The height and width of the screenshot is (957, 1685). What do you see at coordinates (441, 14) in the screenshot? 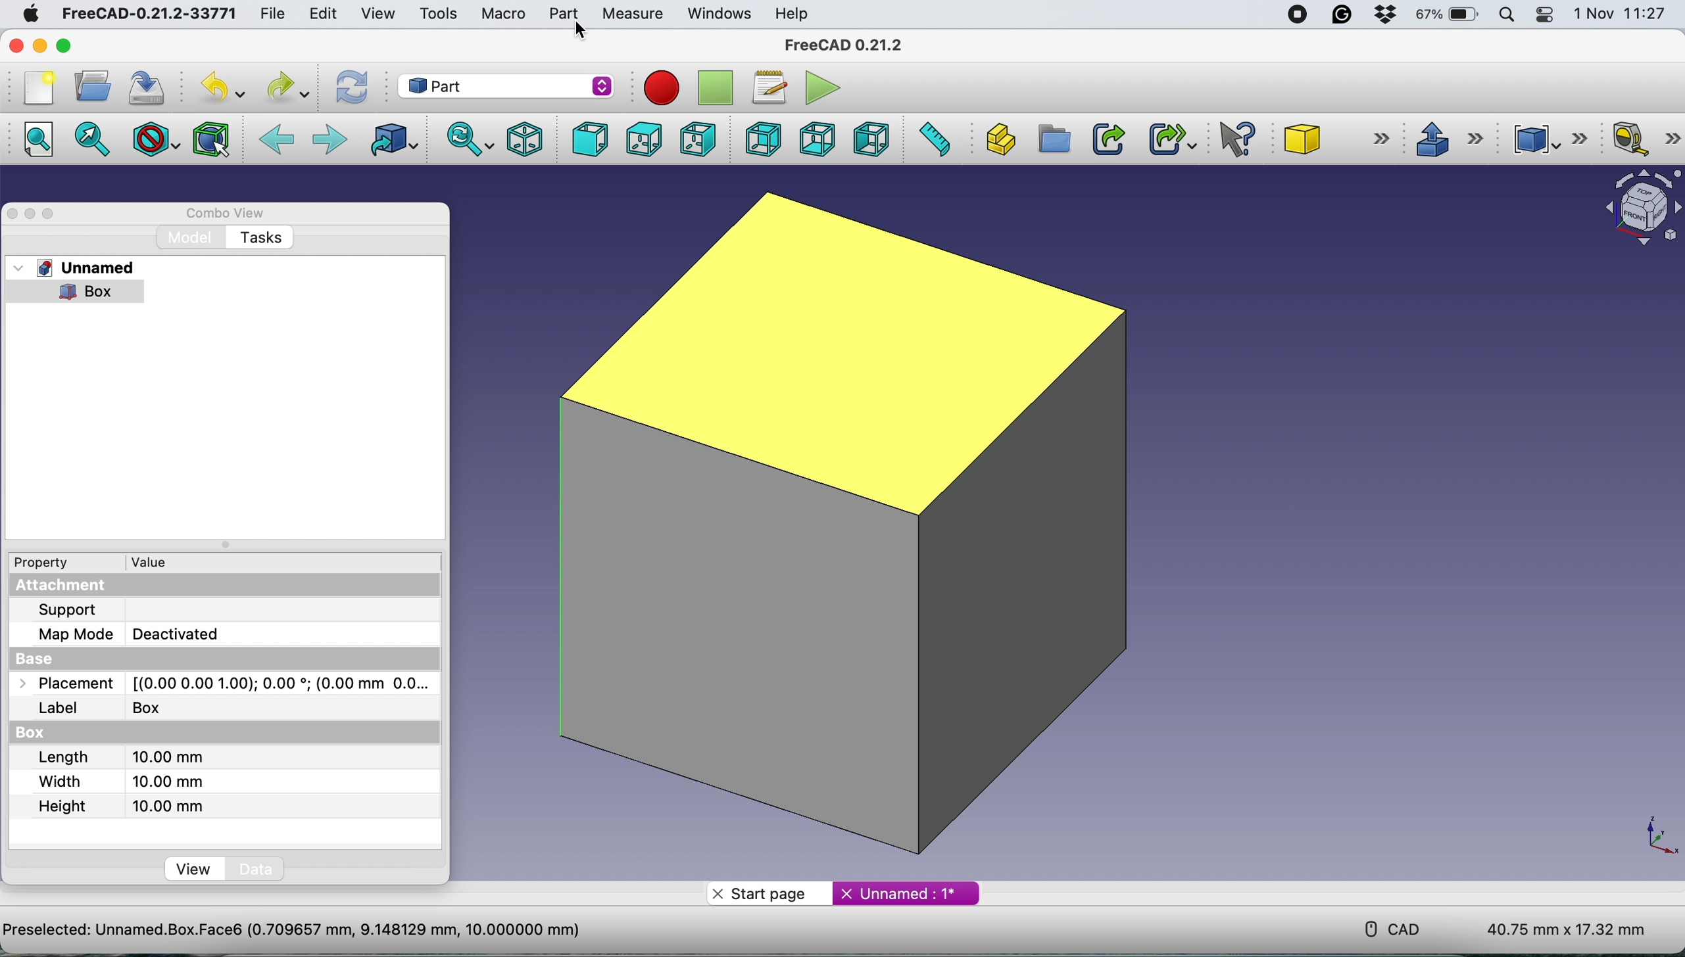
I see `tools` at bounding box center [441, 14].